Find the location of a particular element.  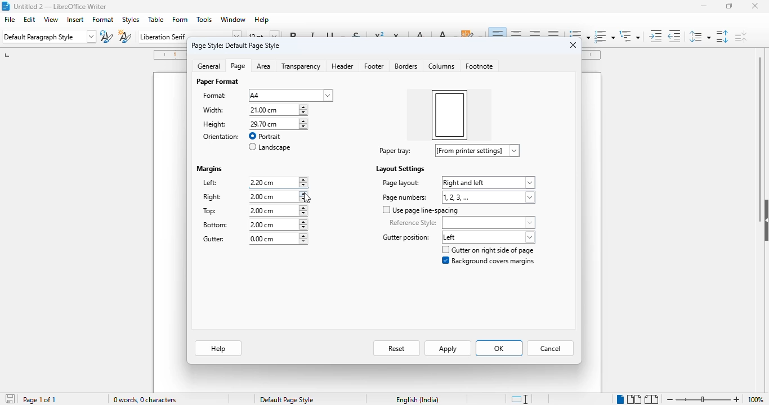

standard selection is located at coordinates (519, 399).